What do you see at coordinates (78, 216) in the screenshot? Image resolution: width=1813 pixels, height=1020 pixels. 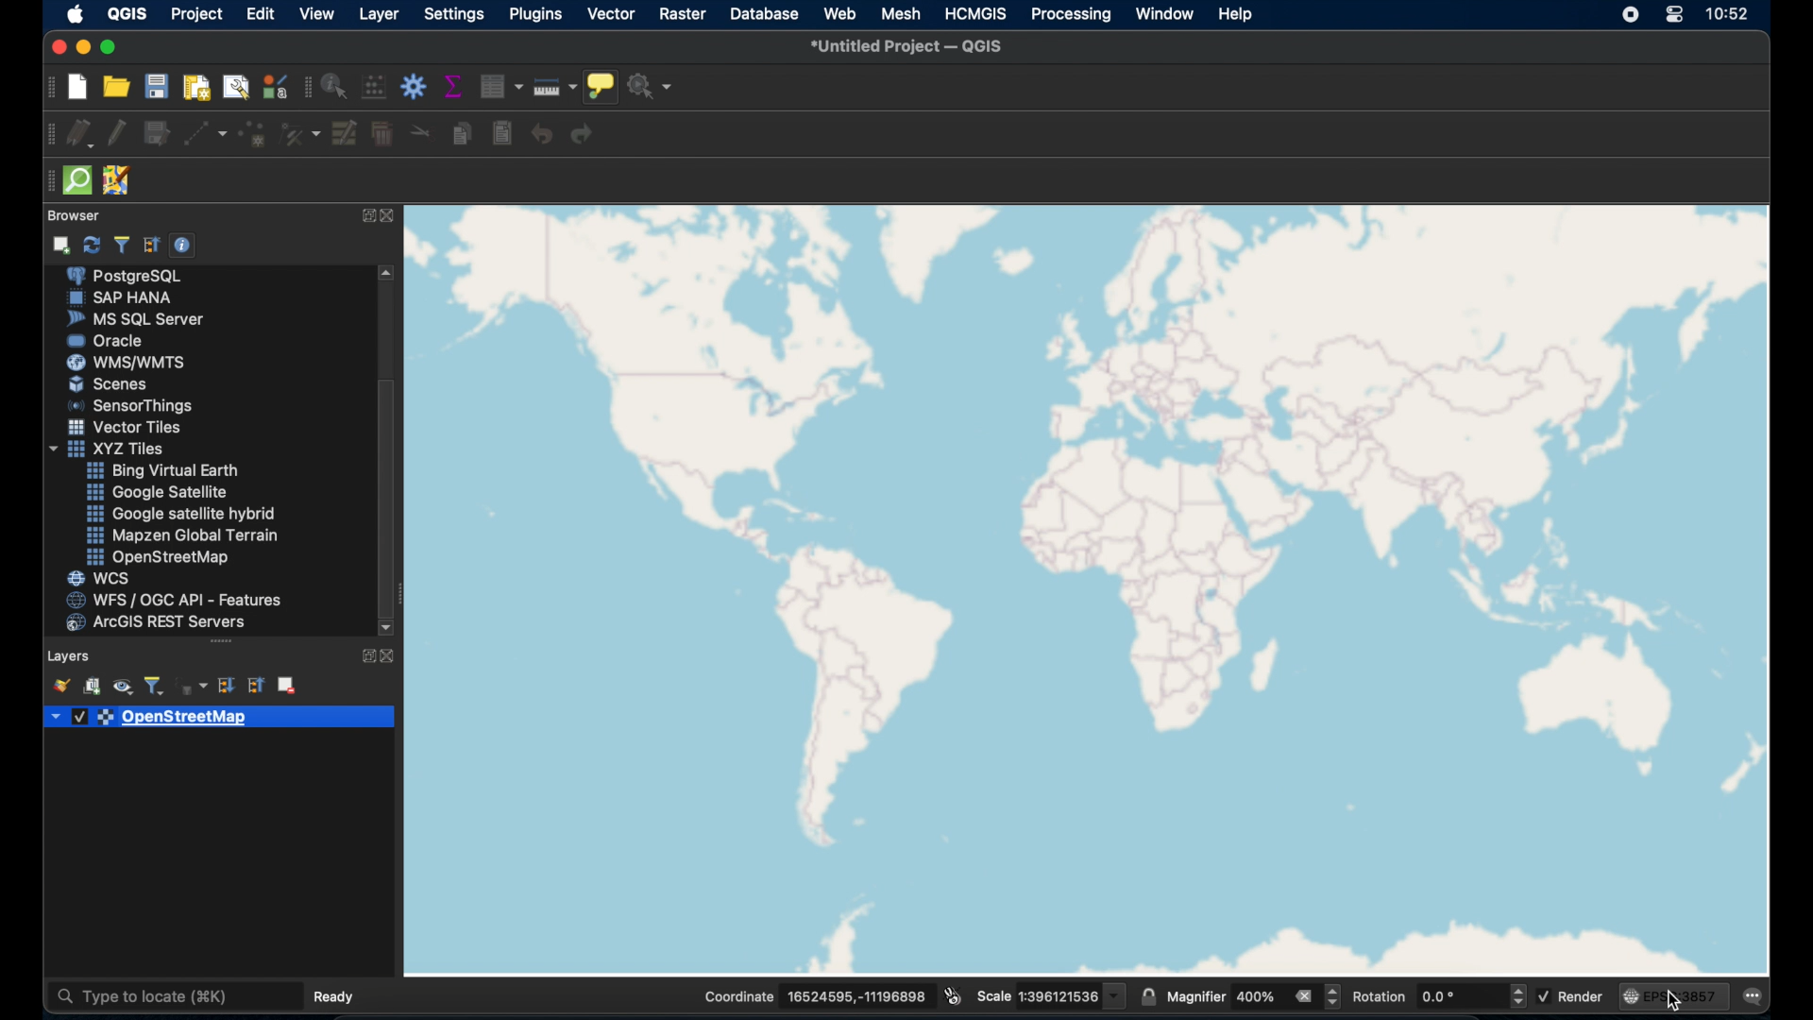 I see `browser` at bounding box center [78, 216].